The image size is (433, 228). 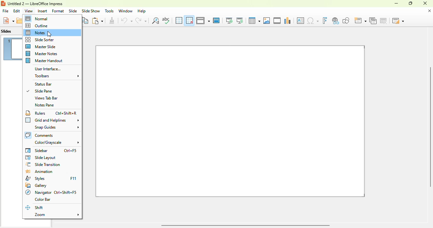 What do you see at coordinates (429, 11) in the screenshot?
I see `close document` at bounding box center [429, 11].